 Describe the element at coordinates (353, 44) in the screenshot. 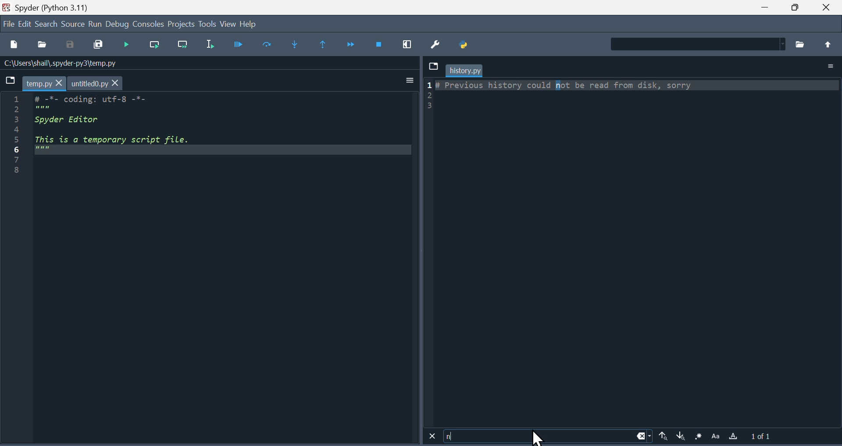

I see `Continue execution until next function` at that location.